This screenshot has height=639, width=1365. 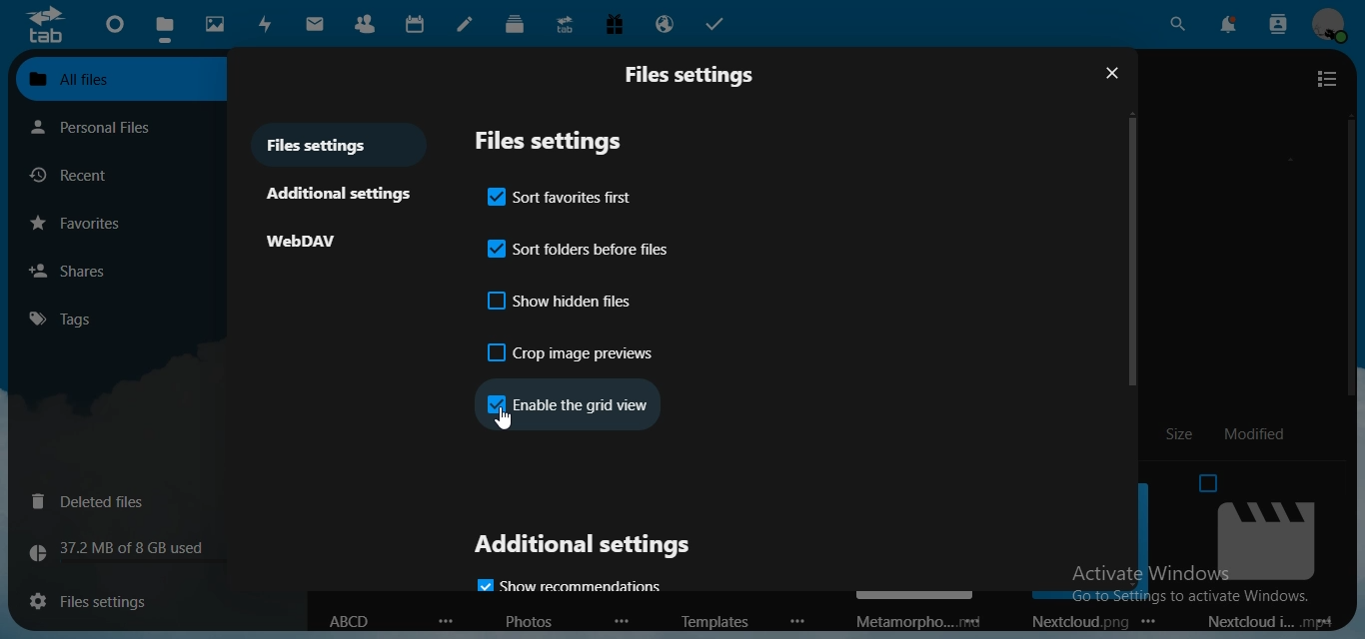 I want to click on more options, so click(x=622, y=622).